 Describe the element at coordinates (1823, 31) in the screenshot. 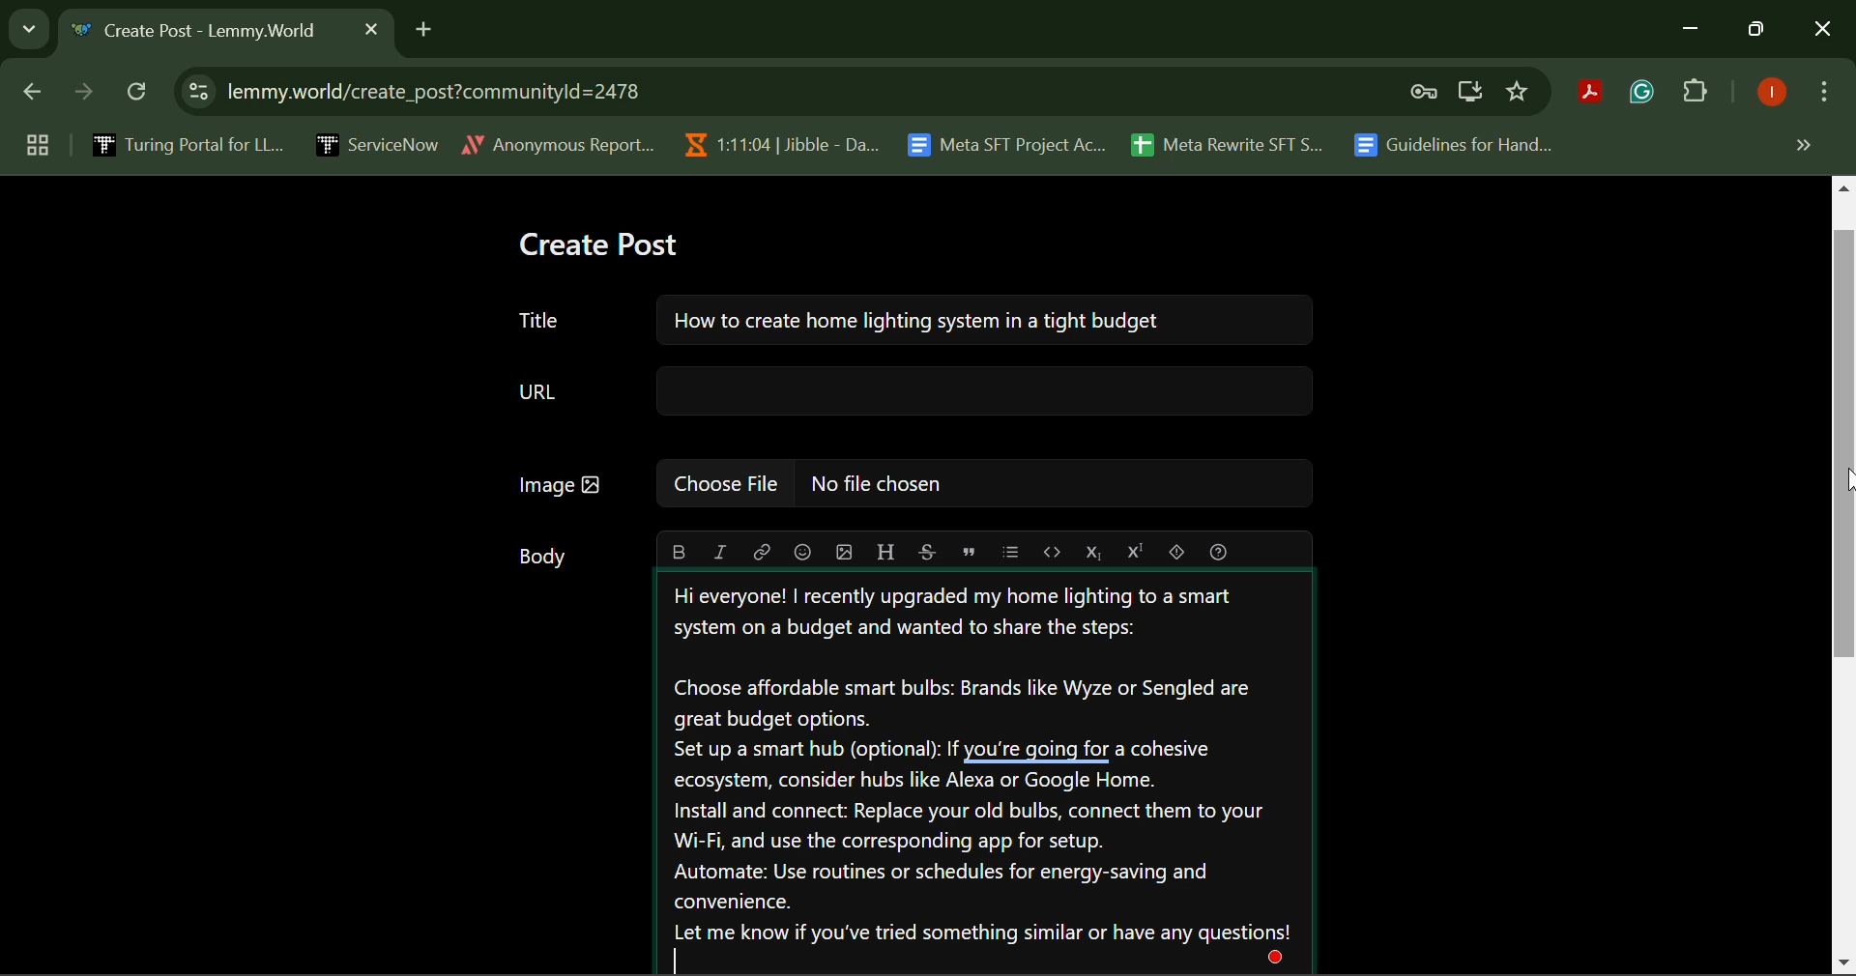

I see `Close Window` at that location.